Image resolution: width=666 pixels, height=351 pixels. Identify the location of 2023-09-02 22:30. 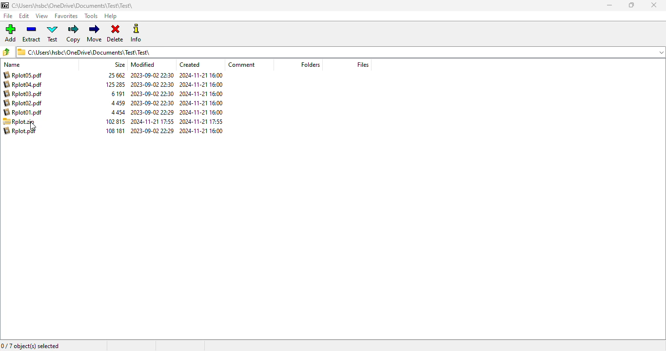
(152, 94).